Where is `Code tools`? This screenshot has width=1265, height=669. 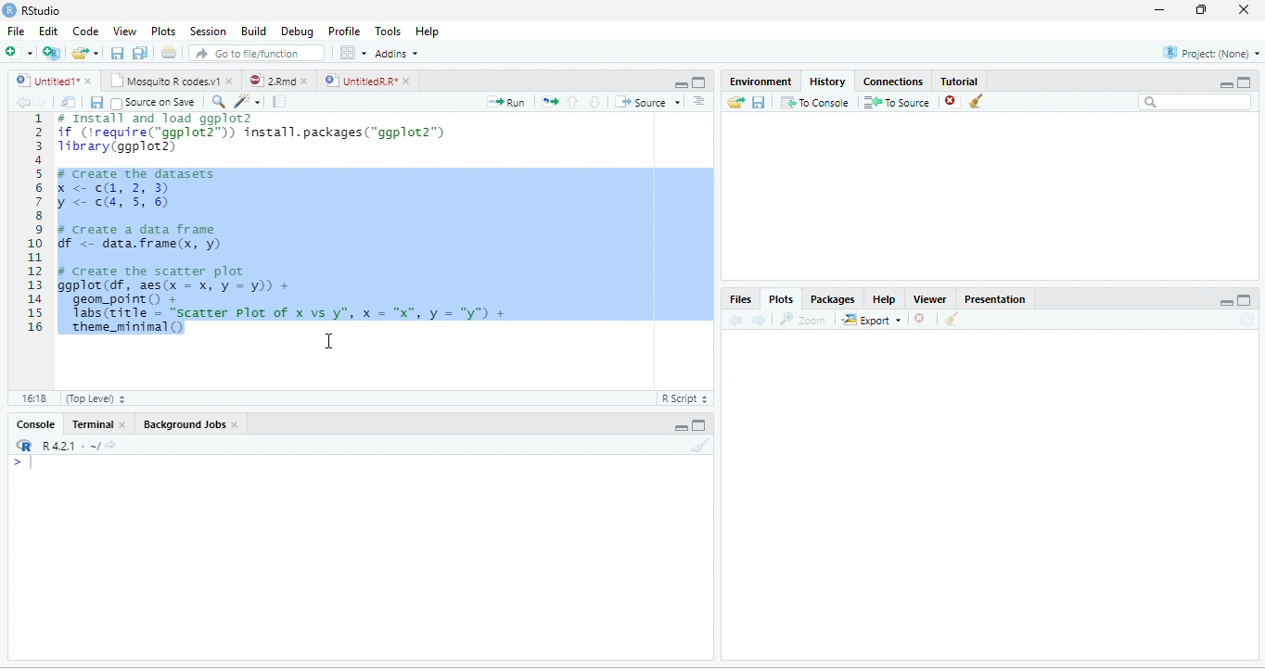 Code tools is located at coordinates (249, 102).